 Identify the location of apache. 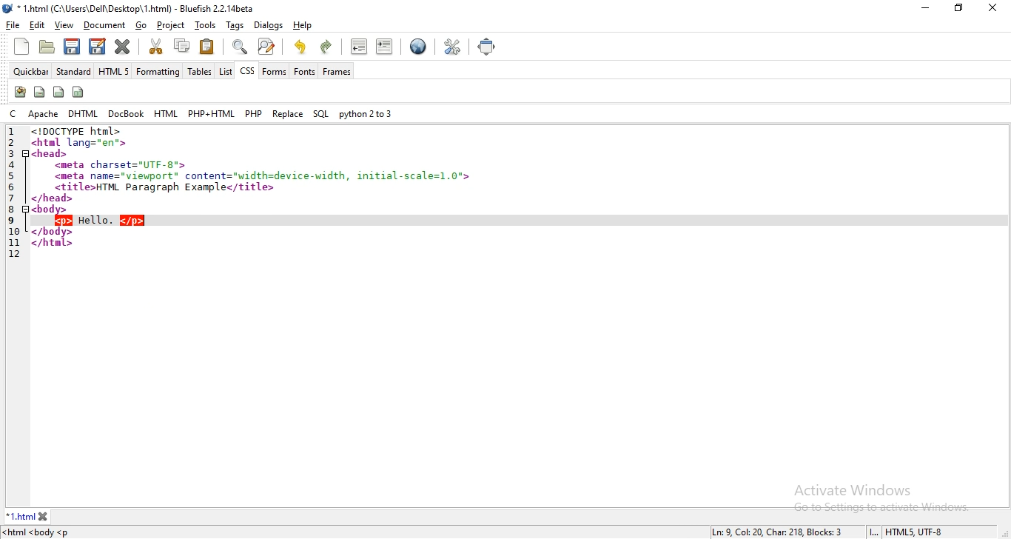
(43, 113).